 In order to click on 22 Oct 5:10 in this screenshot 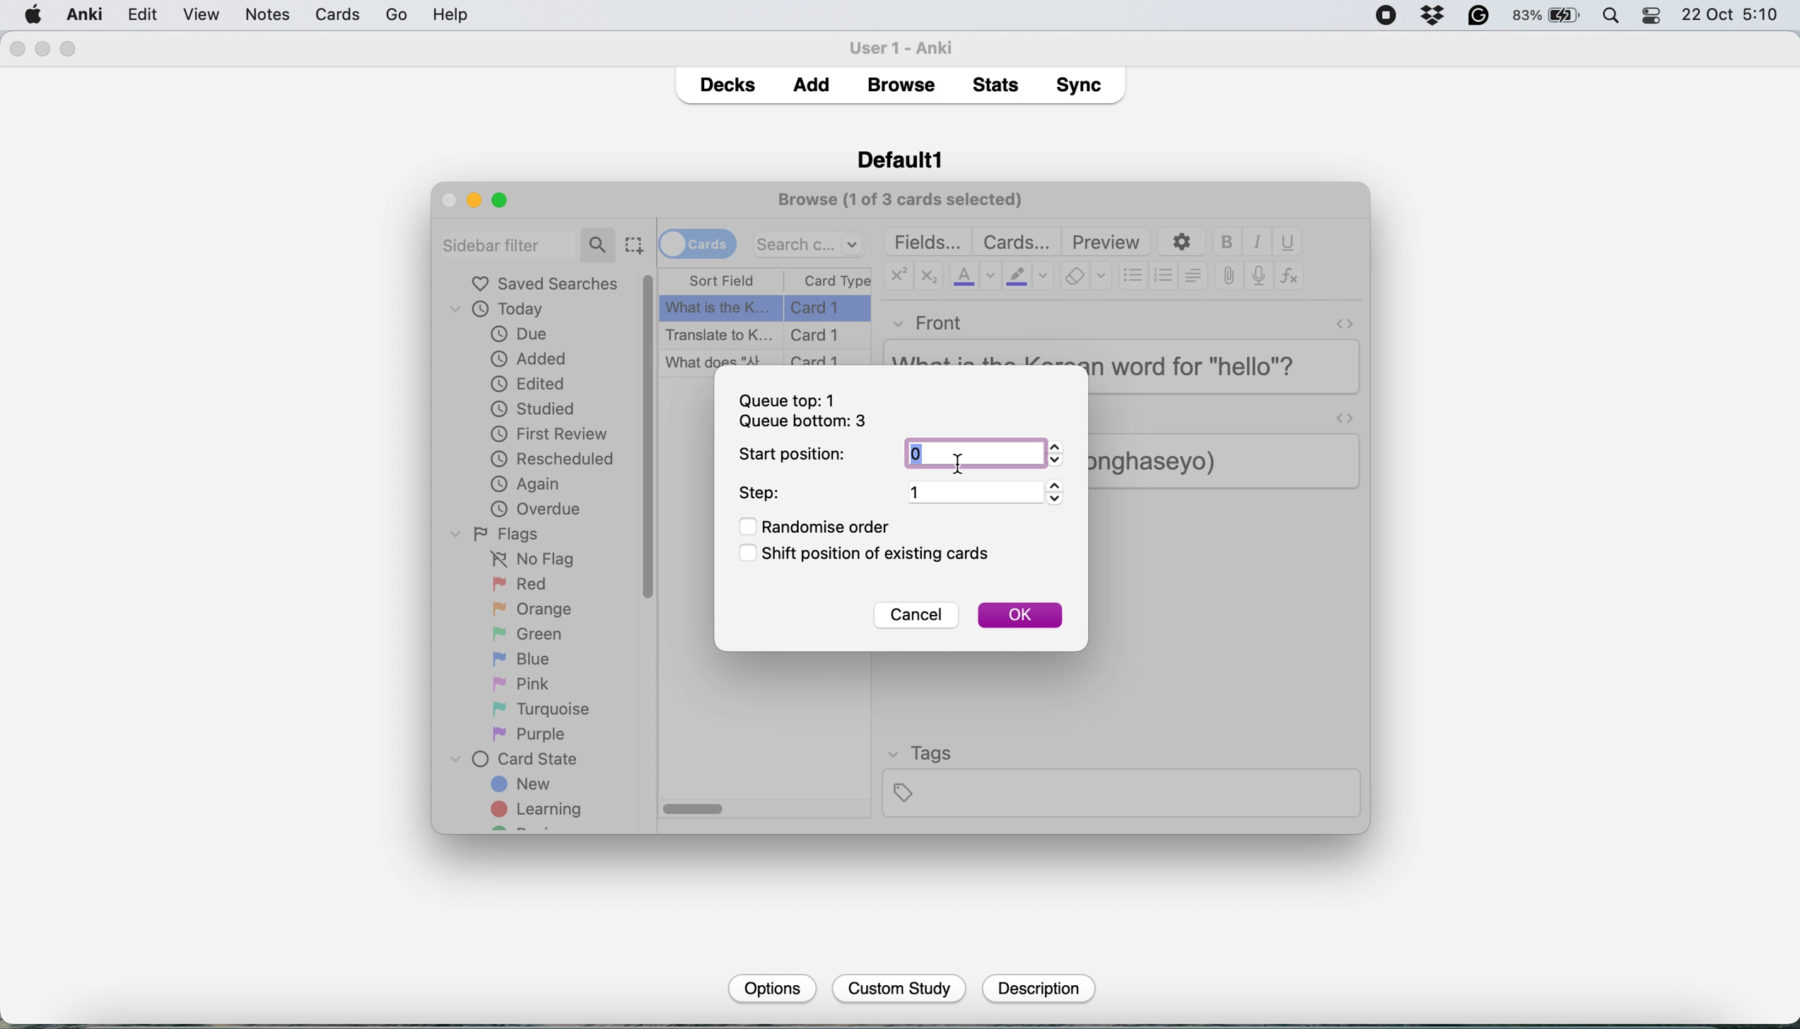, I will do `click(1731, 16)`.